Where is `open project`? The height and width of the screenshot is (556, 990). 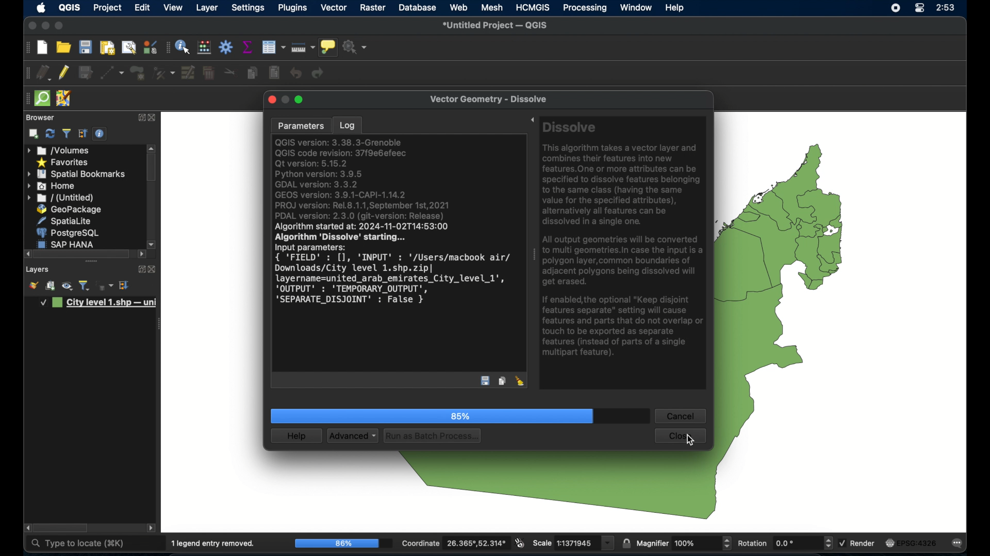 open project is located at coordinates (63, 47).